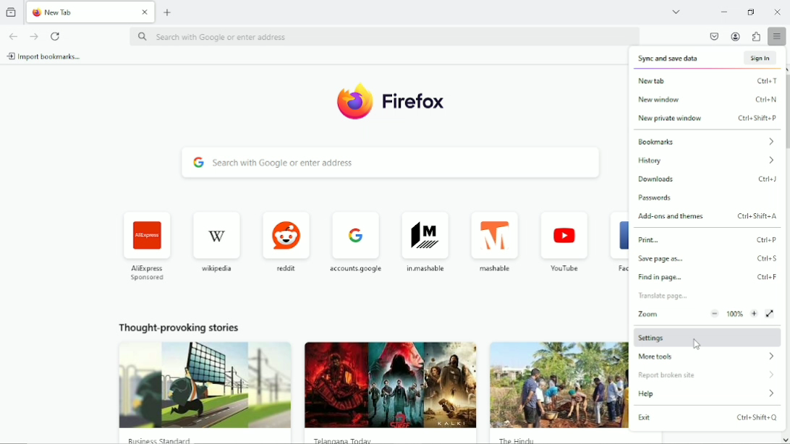  What do you see at coordinates (736, 36) in the screenshot?
I see `account` at bounding box center [736, 36].